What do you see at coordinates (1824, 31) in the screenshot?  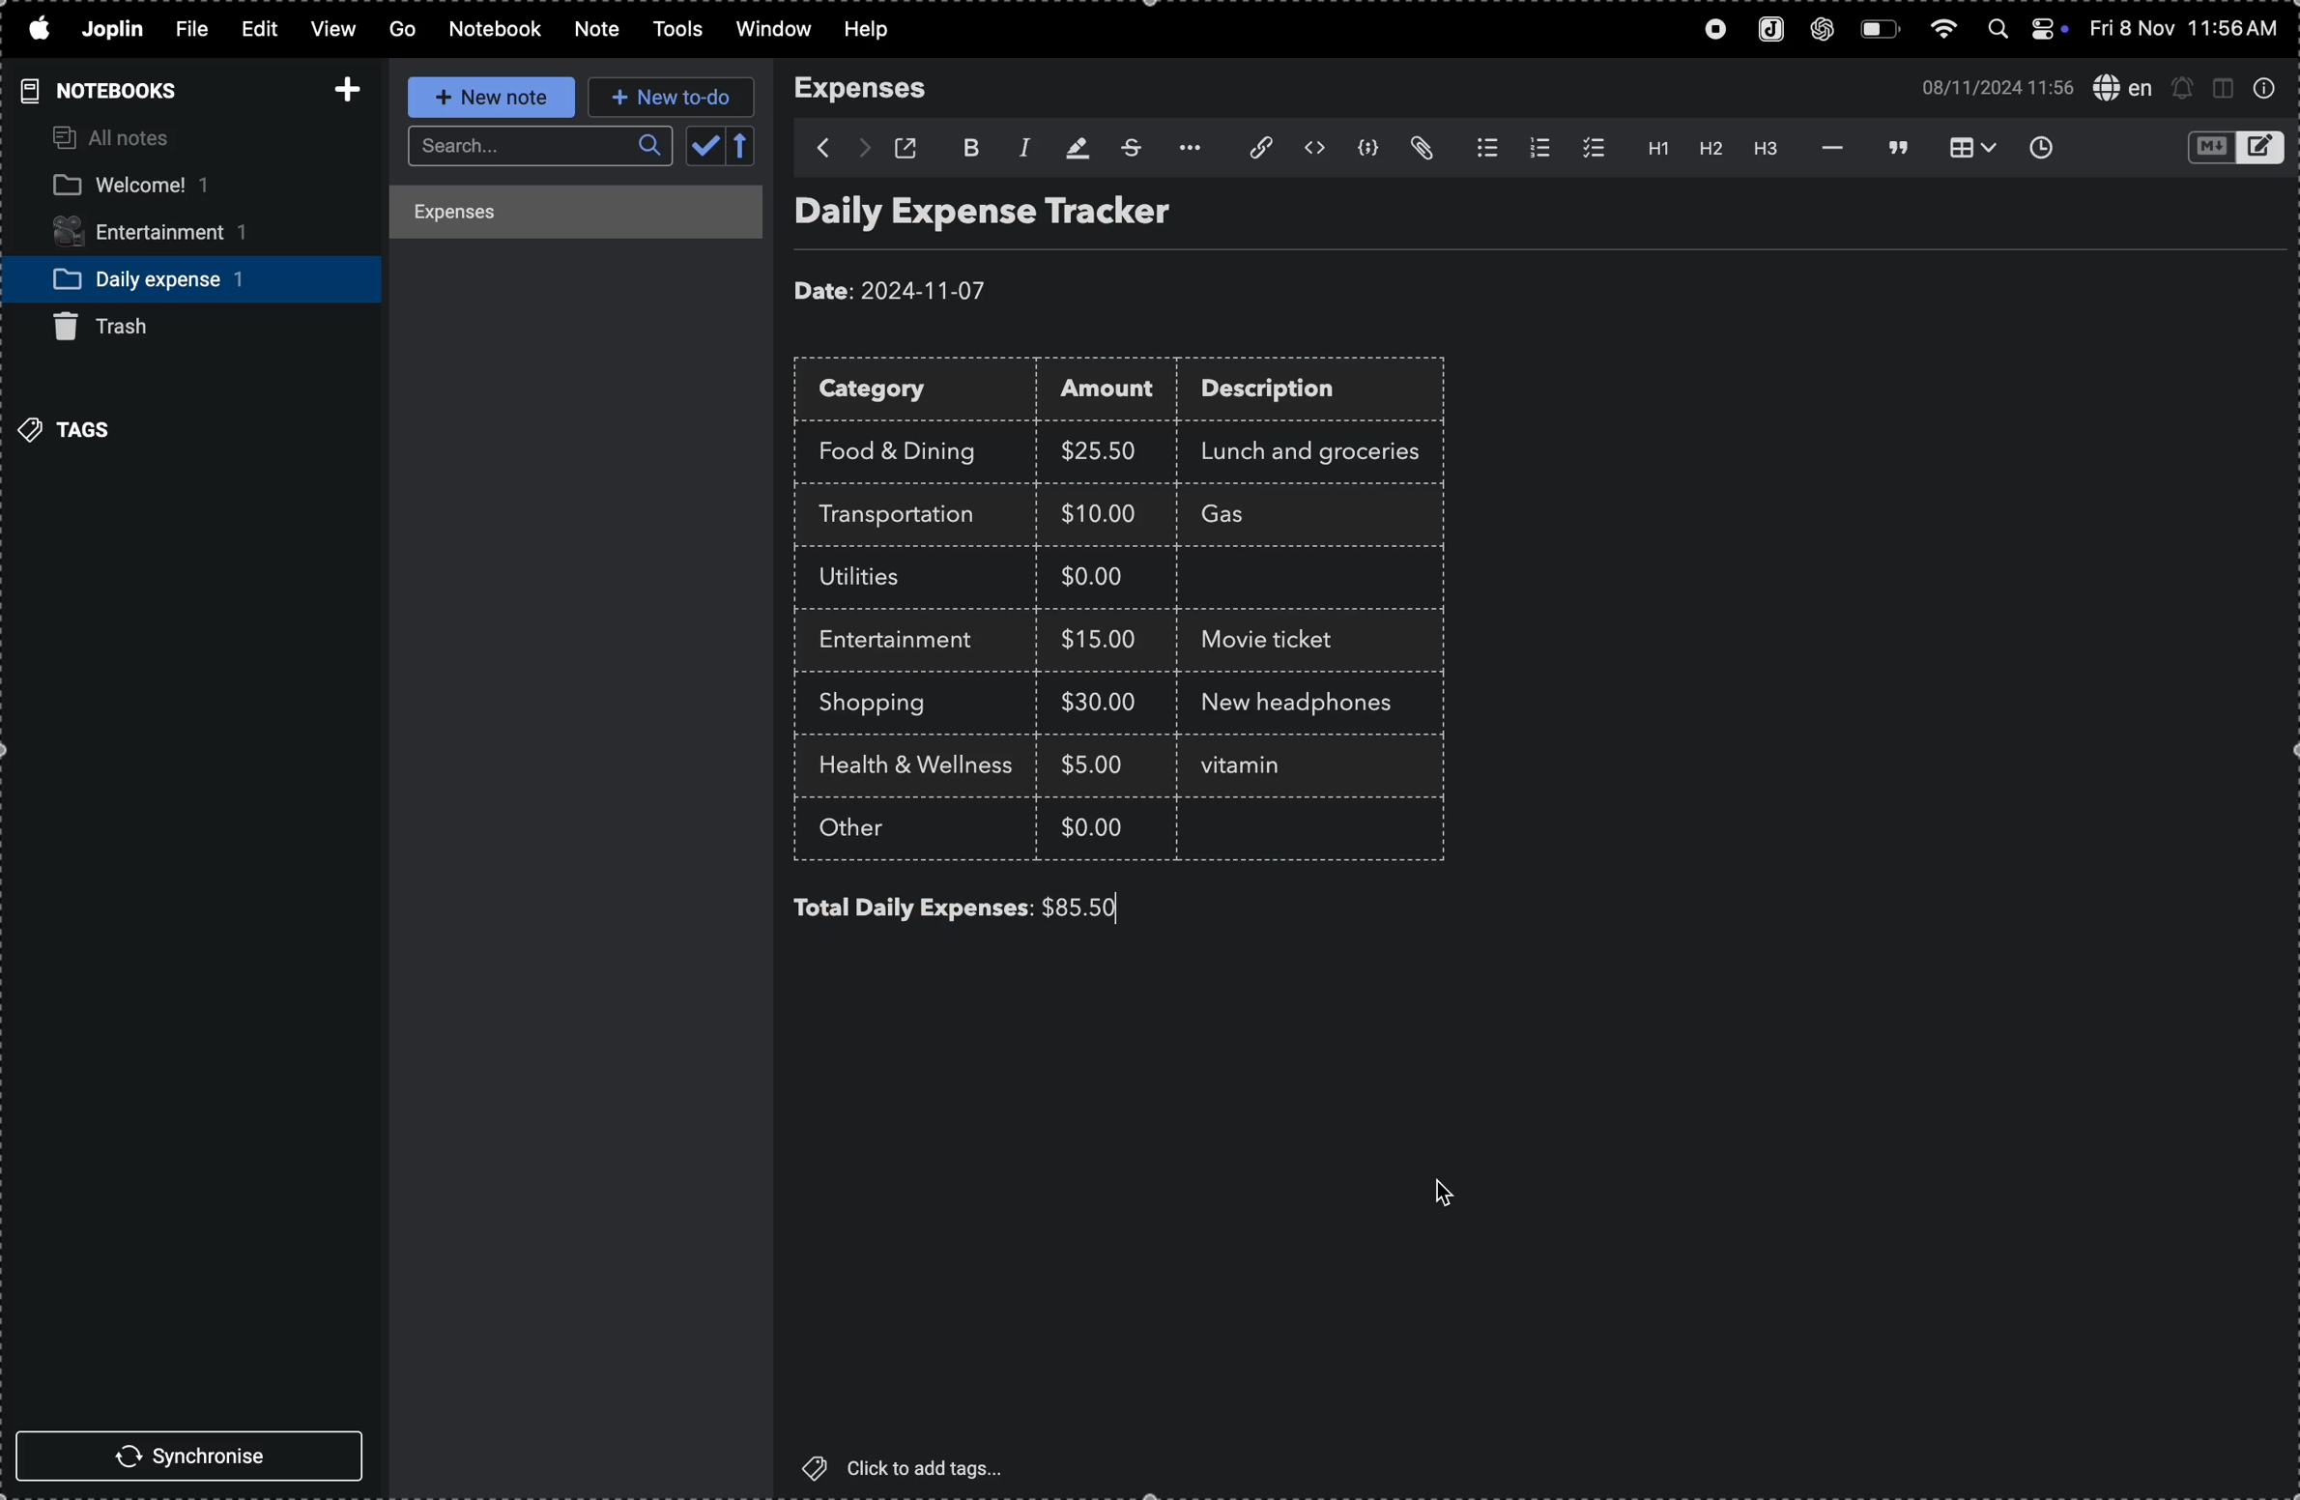 I see `chatgpt` at bounding box center [1824, 31].